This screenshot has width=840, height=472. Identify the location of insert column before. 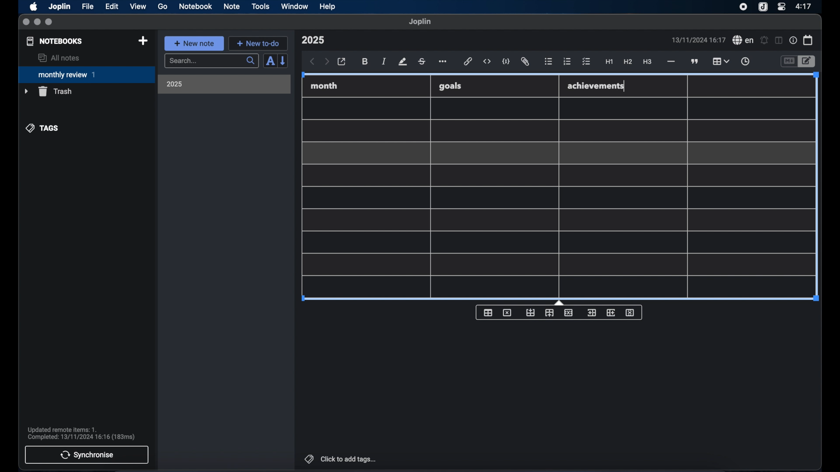
(591, 313).